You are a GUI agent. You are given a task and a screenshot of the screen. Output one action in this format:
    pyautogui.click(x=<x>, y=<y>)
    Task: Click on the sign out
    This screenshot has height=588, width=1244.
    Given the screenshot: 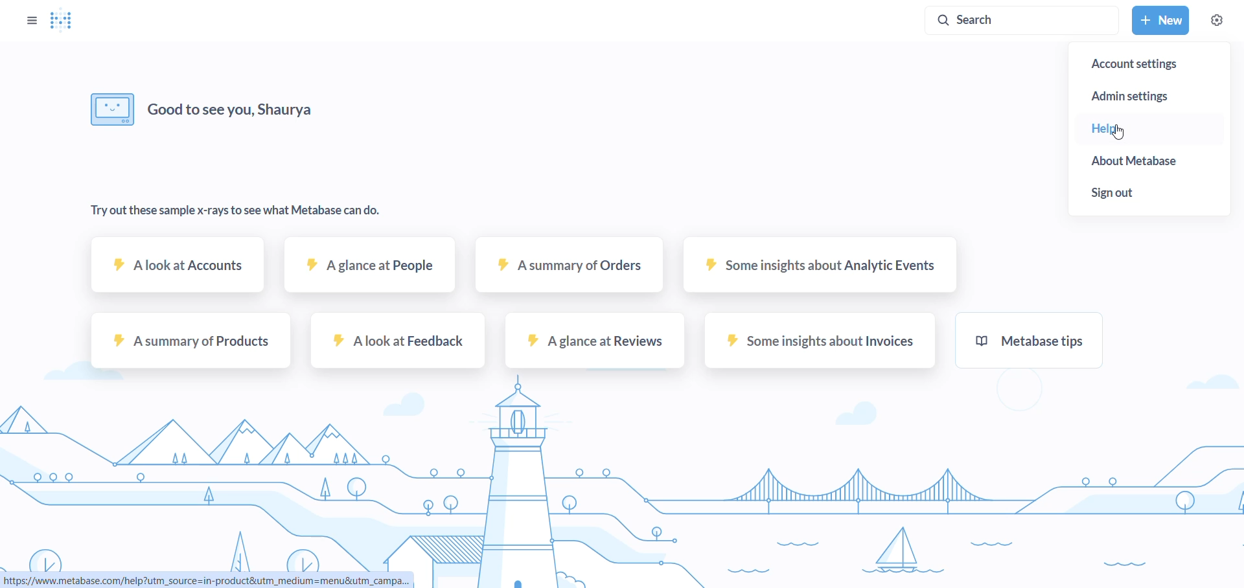 What is the action you would take?
    pyautogui.click(x=1149, y=193)
    